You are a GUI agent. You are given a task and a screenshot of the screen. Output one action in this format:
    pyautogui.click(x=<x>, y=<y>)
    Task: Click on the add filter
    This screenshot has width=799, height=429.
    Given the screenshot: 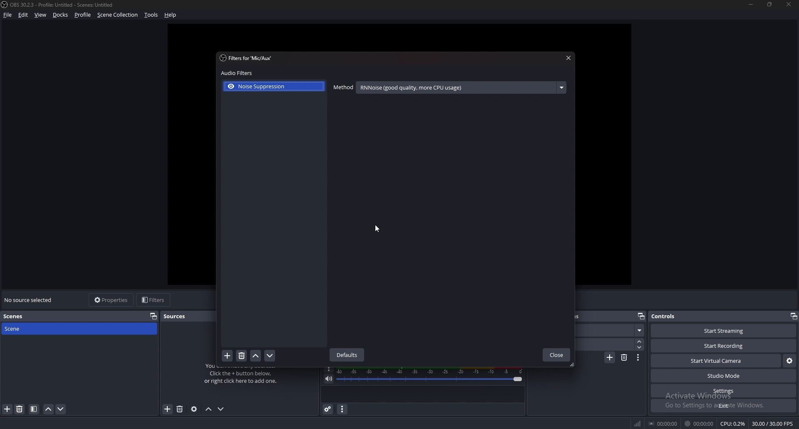 What is the action you would take?
    pyautogui.click(x=227, y=355)
    